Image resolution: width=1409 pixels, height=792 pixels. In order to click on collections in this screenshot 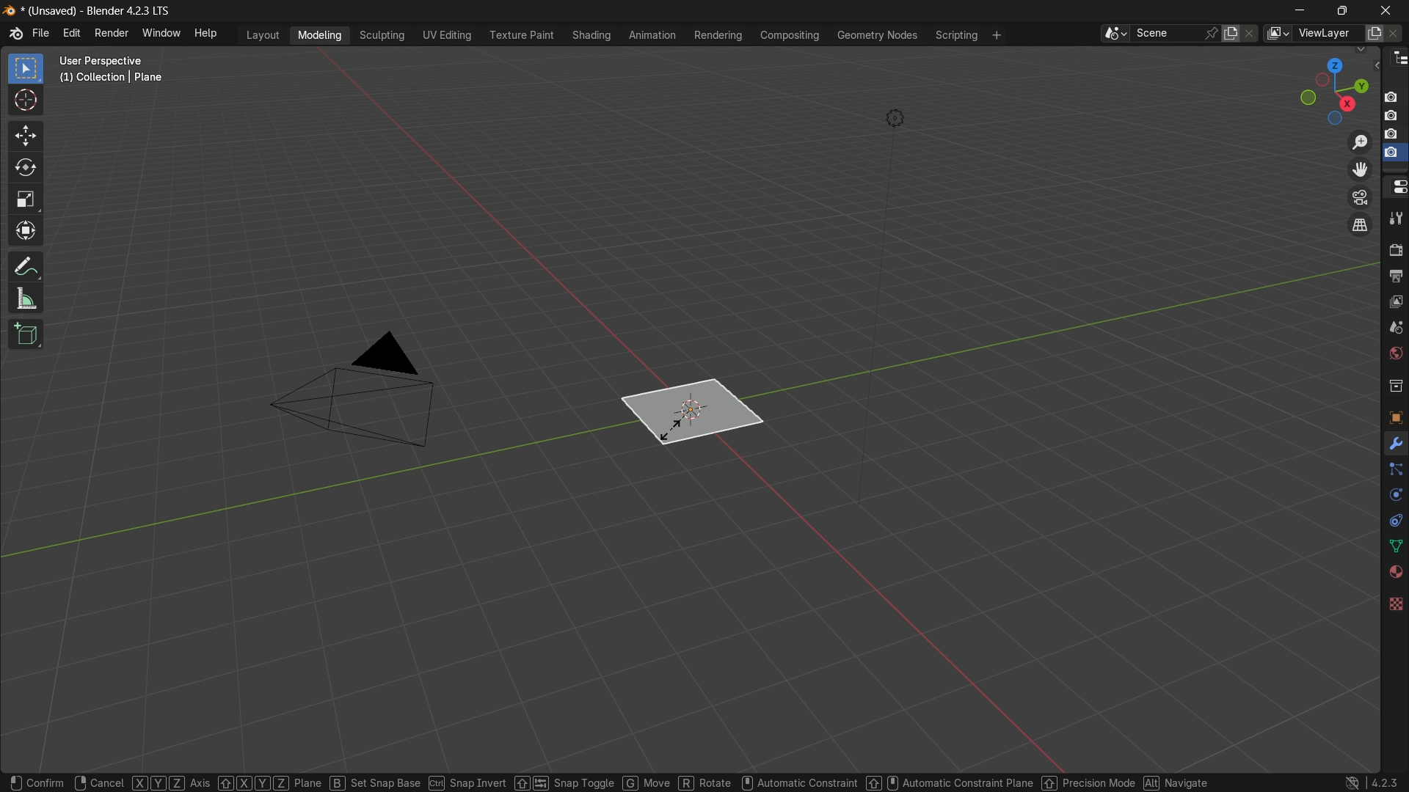, I will do `click(1396, 384)`.